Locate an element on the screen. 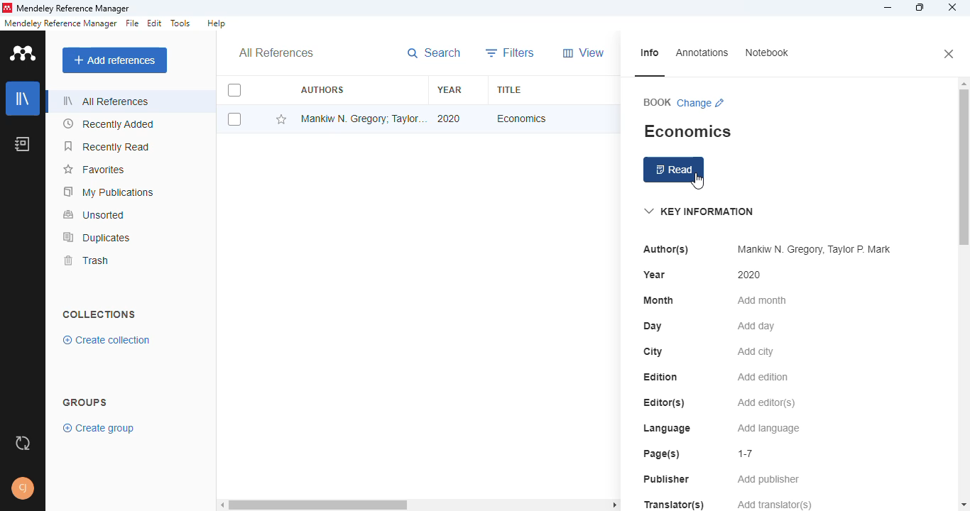 This screenshot has height=511, width=970. editor(s) is located at coordinates (665, 403).